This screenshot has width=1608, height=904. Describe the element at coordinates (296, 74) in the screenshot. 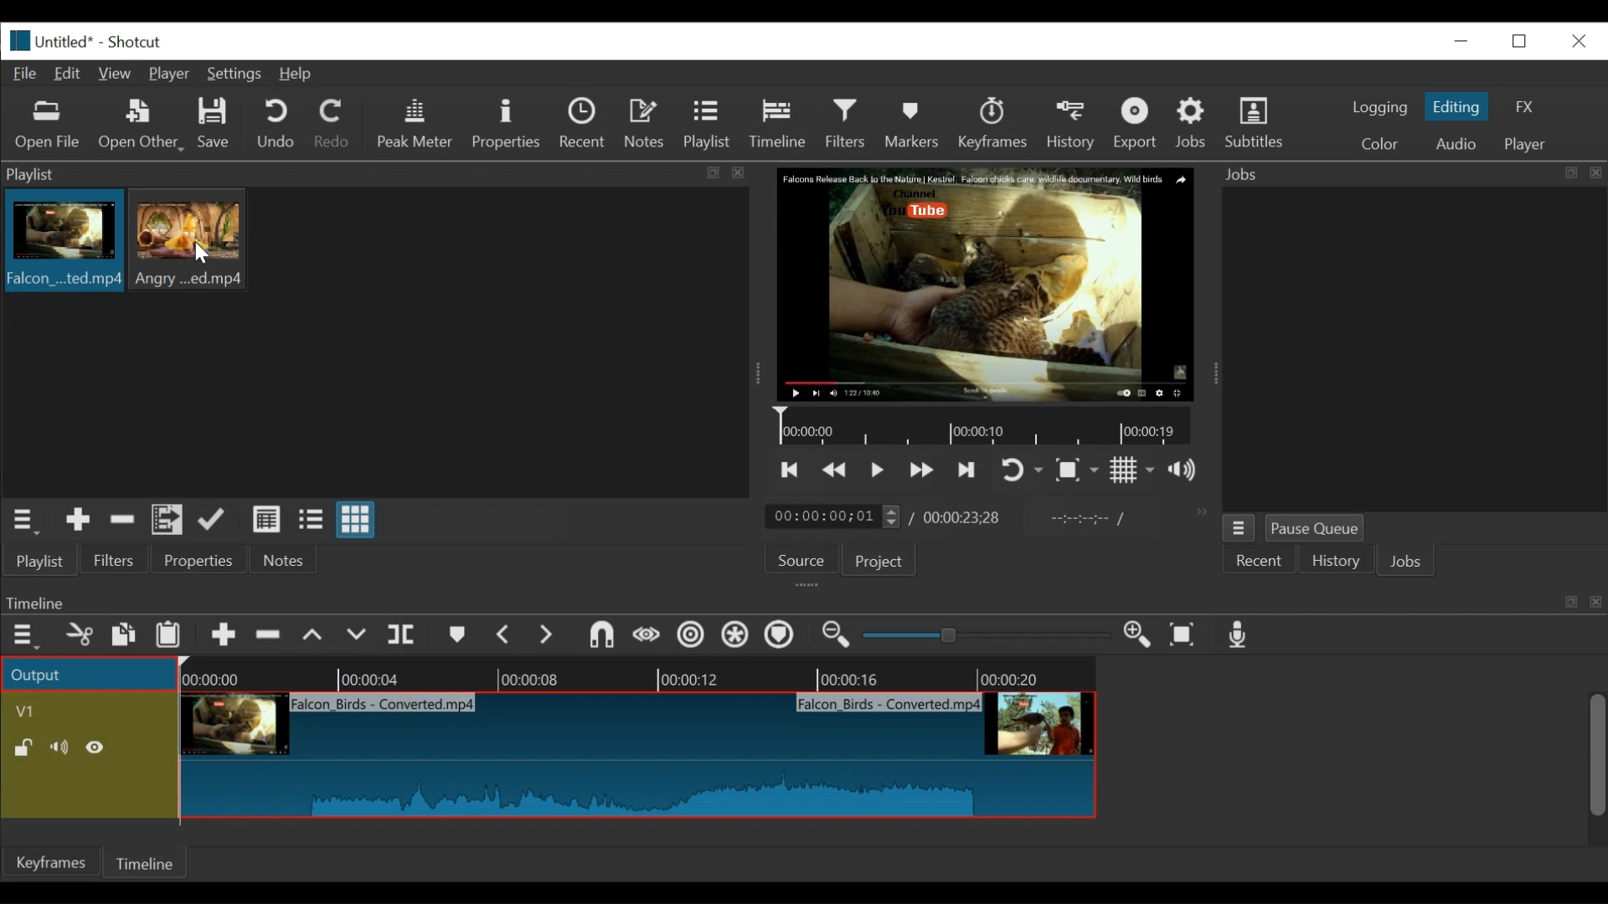

I see `Help` at that location.